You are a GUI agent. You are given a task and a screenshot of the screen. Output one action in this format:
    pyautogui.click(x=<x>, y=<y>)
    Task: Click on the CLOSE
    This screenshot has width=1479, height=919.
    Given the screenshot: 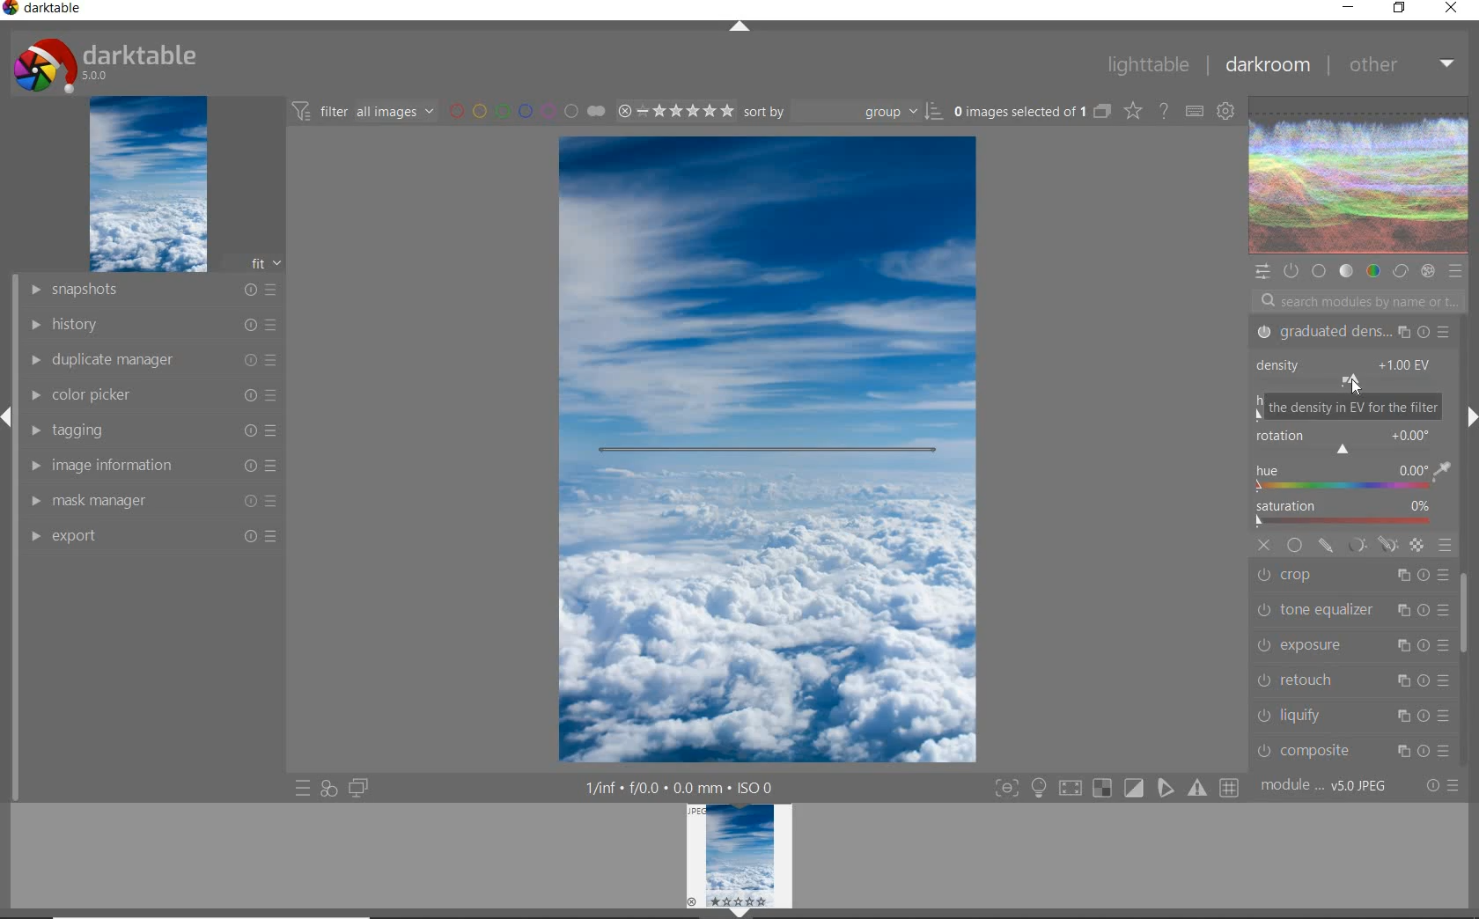 What is the action you would take?
    pyautogui.click(x=1265, y=545)
    